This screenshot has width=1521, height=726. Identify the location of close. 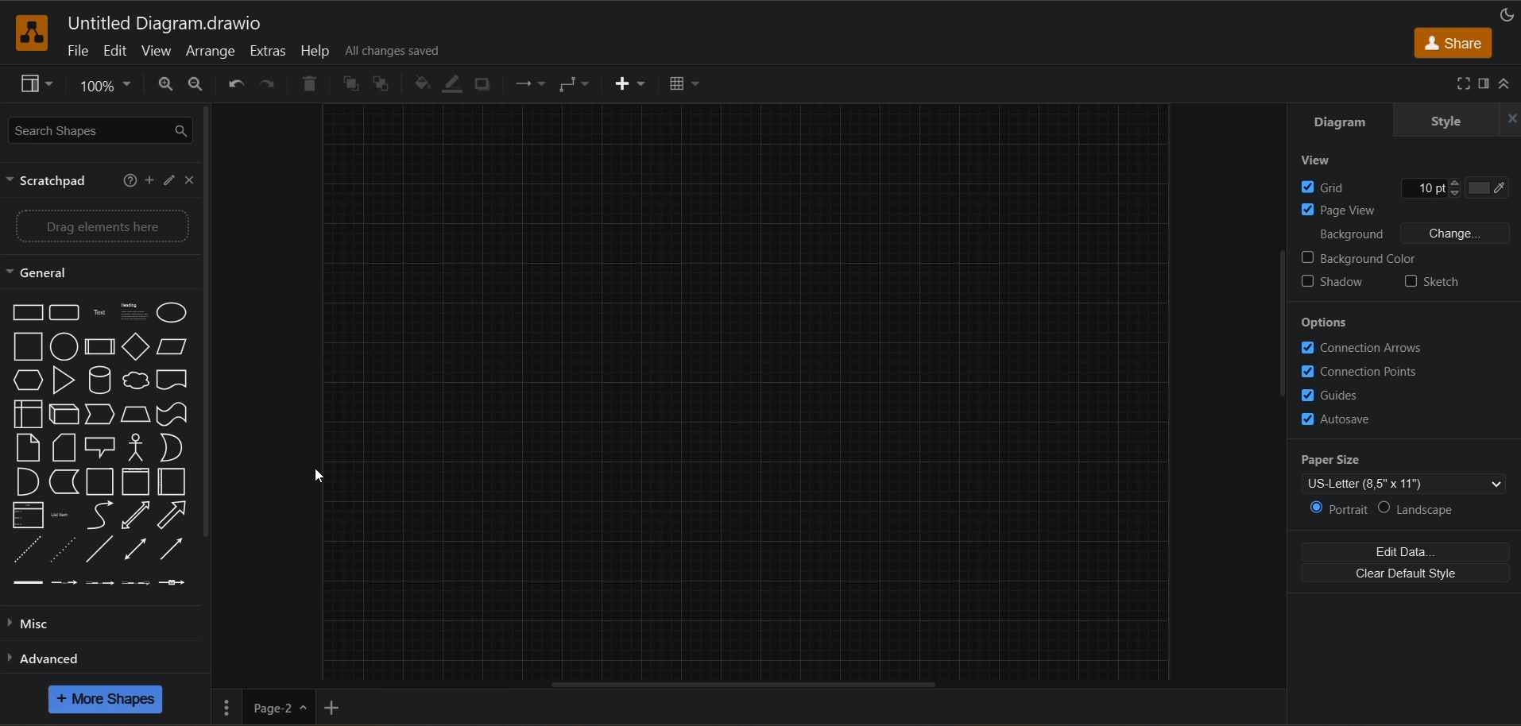
(188, 180).